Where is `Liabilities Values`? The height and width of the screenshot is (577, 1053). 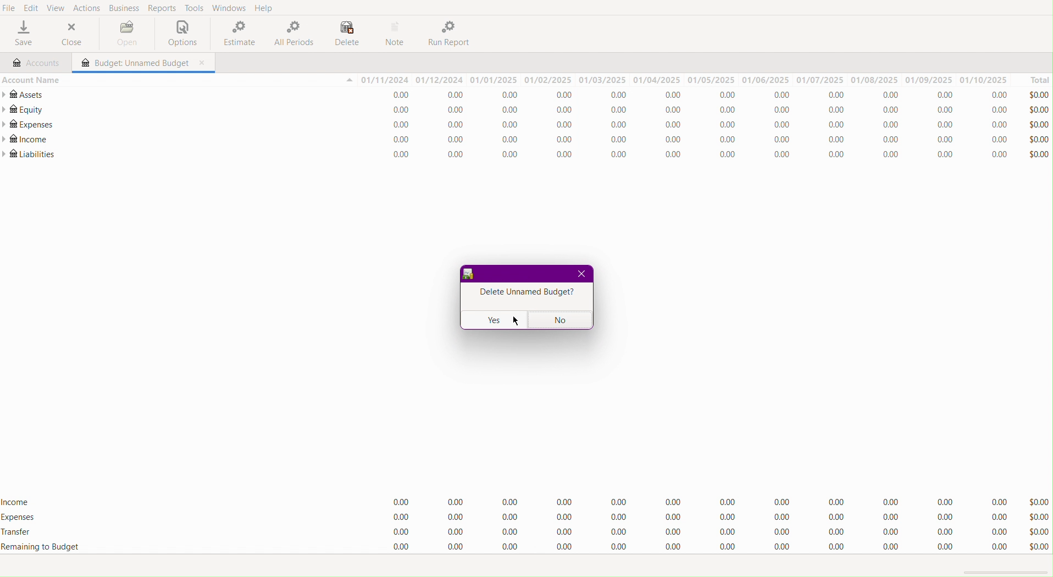
Liabilities Values is located at coordinates (698, 155).